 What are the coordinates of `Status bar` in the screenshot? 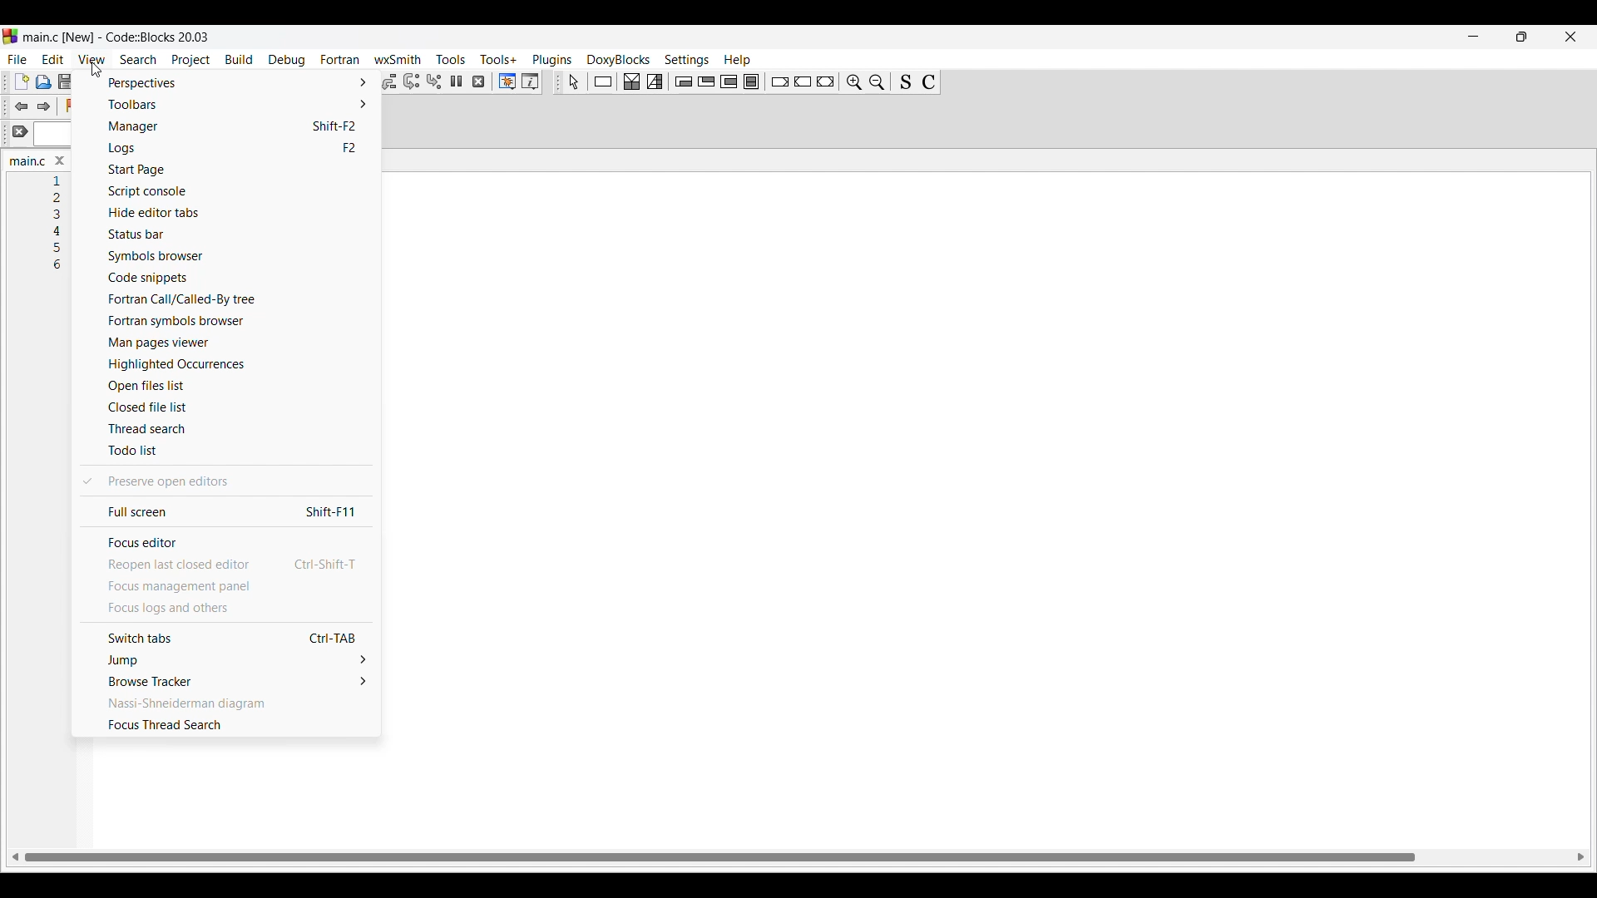 It's located at (230, 234).